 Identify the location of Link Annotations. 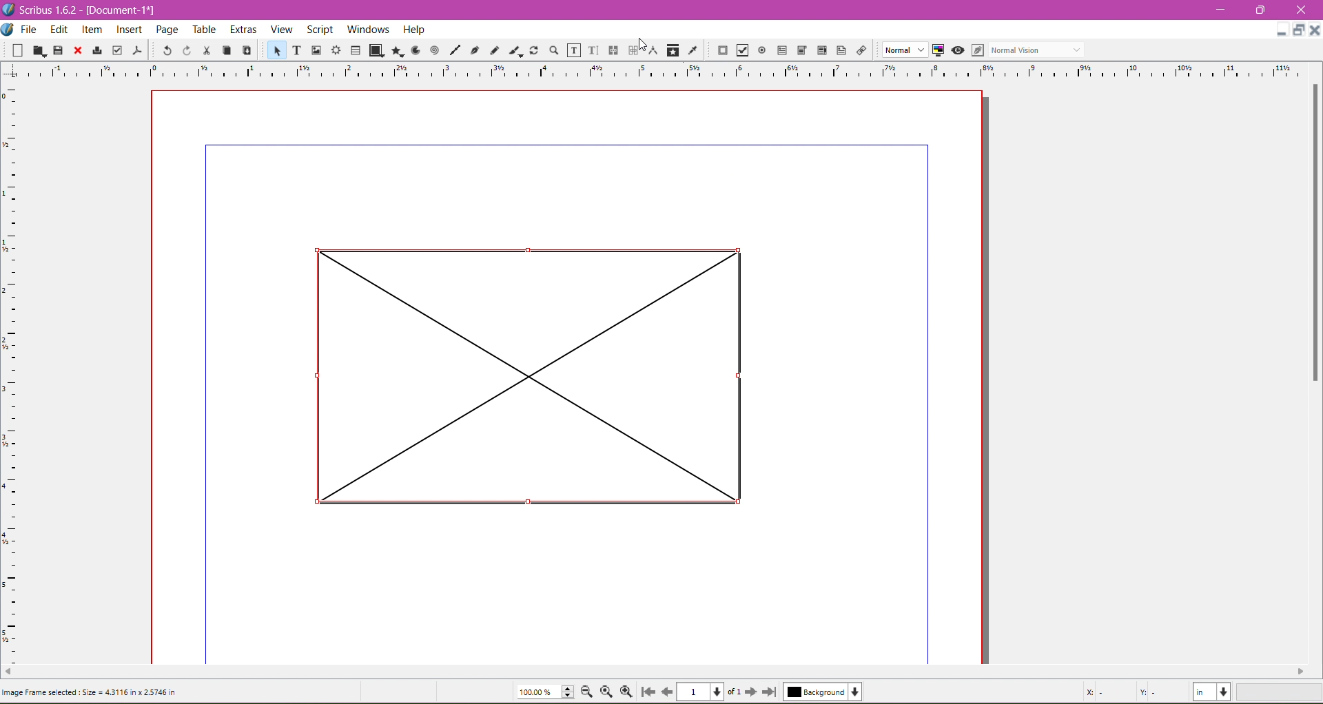
(861, 51).